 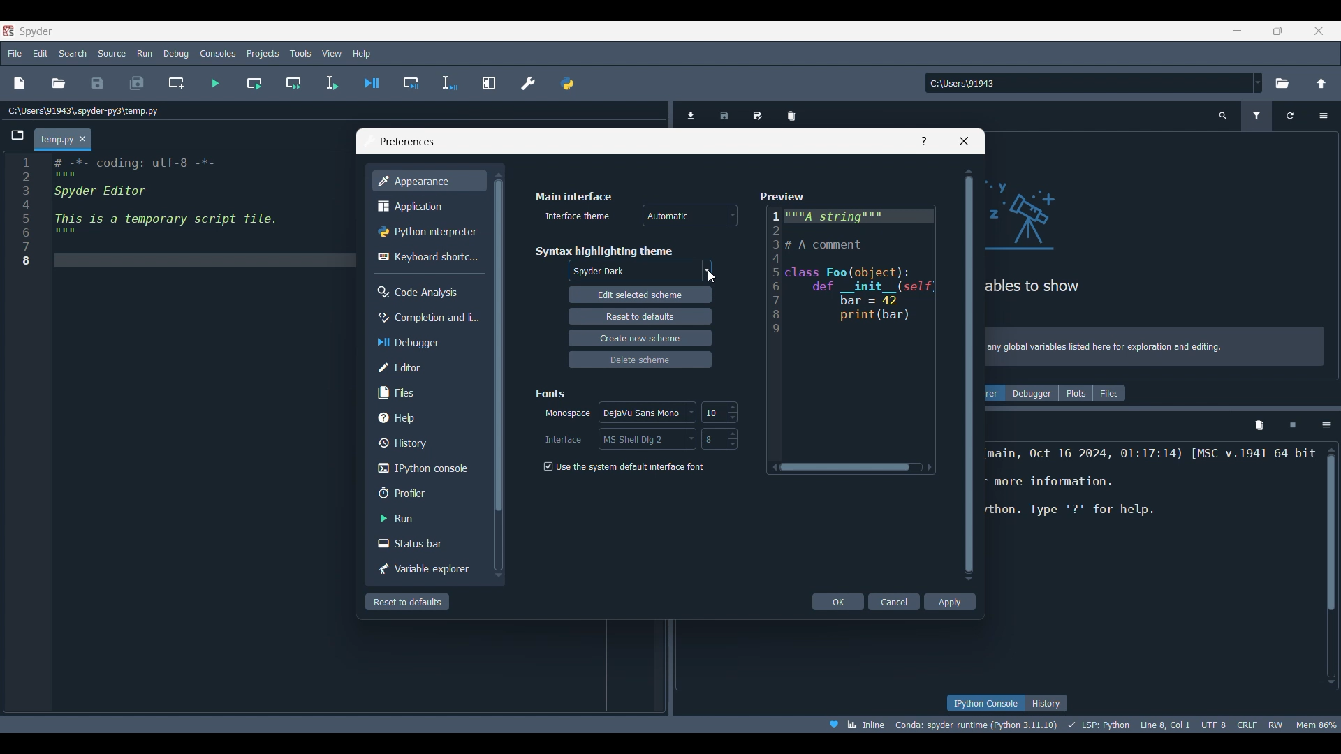 I want to click on Toggle for system default interface font, so click(x=622, y=467).